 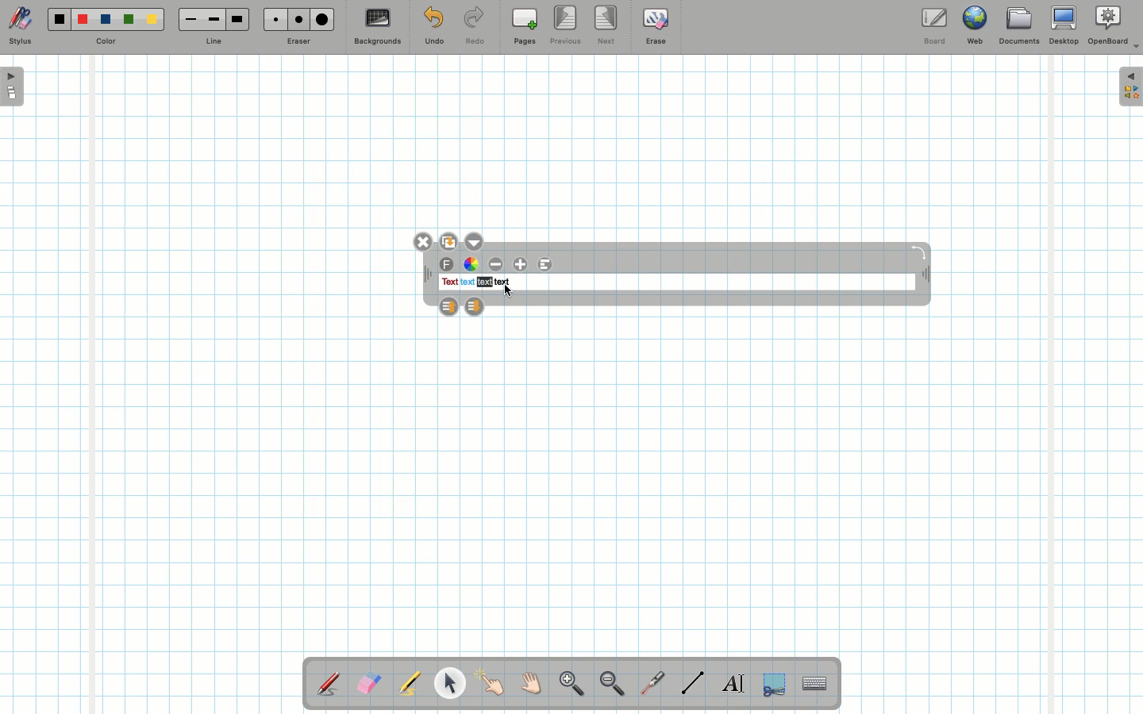 I want to click on Small line, so click(x=188, y=20).